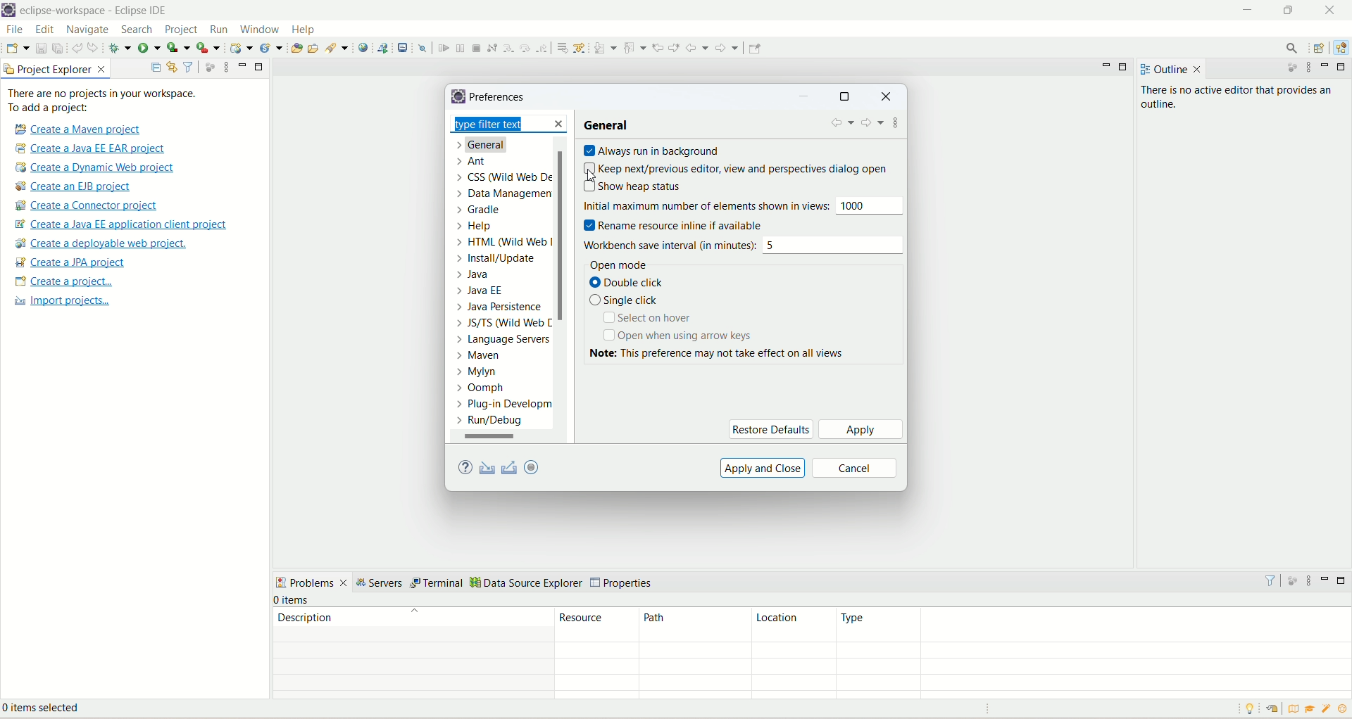 The image size is (1352, 719). What do you see at coordinates (677, 336) in the screenshot?
I see `open when using arrow keys` at bounding box center [677, 336].